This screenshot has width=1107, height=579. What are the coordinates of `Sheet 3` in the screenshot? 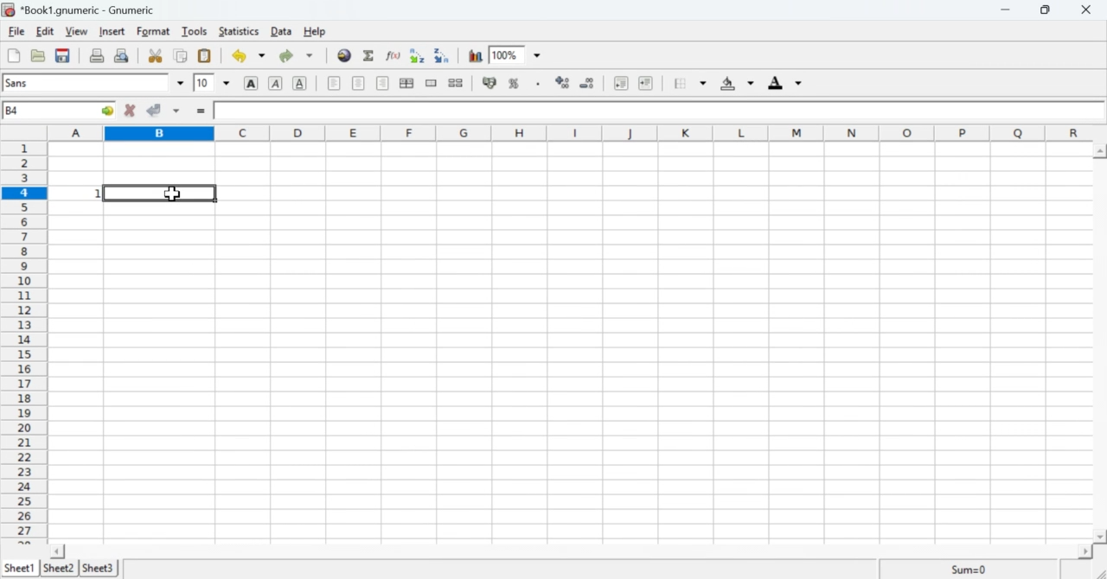 It's located at (99, 569).